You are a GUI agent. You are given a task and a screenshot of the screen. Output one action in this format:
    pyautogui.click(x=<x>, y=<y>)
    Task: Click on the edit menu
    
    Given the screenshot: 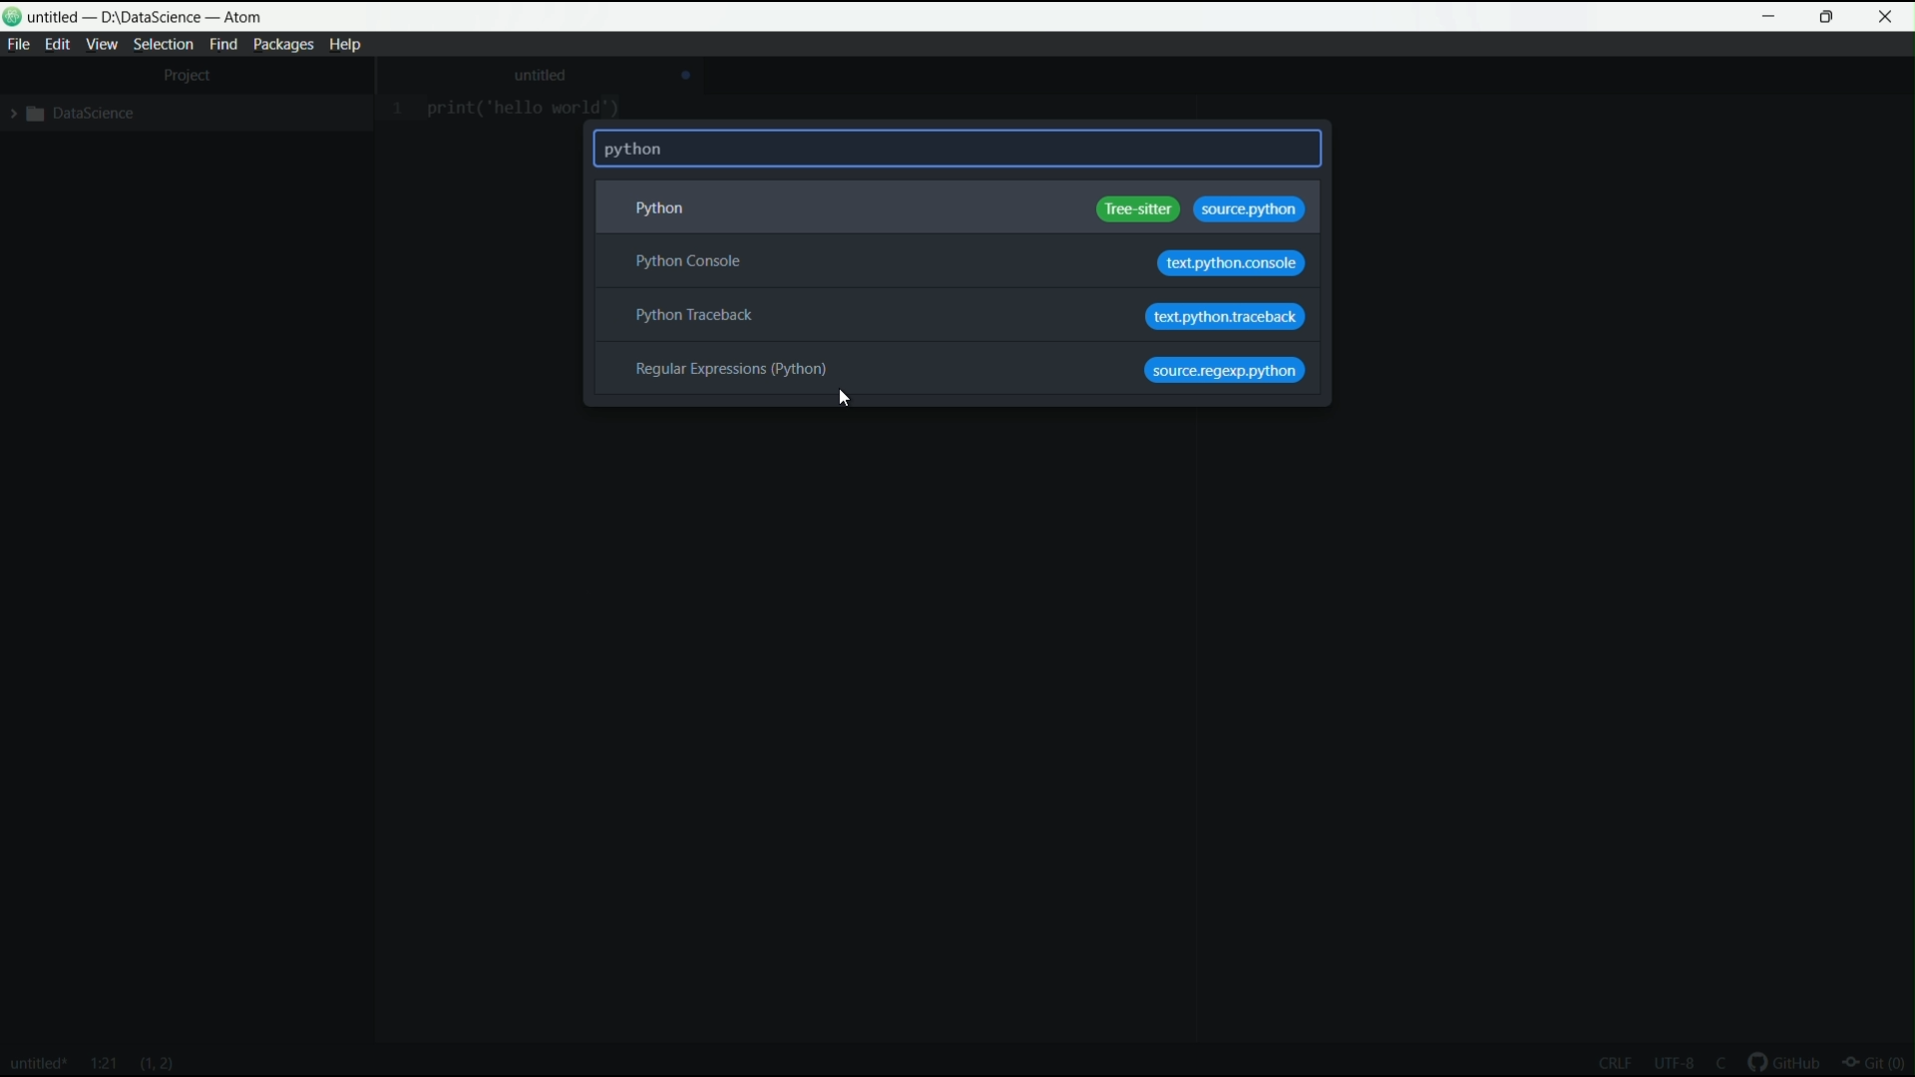 What is the action you would take?
    pyautogui.click(x=58, y=45)
    